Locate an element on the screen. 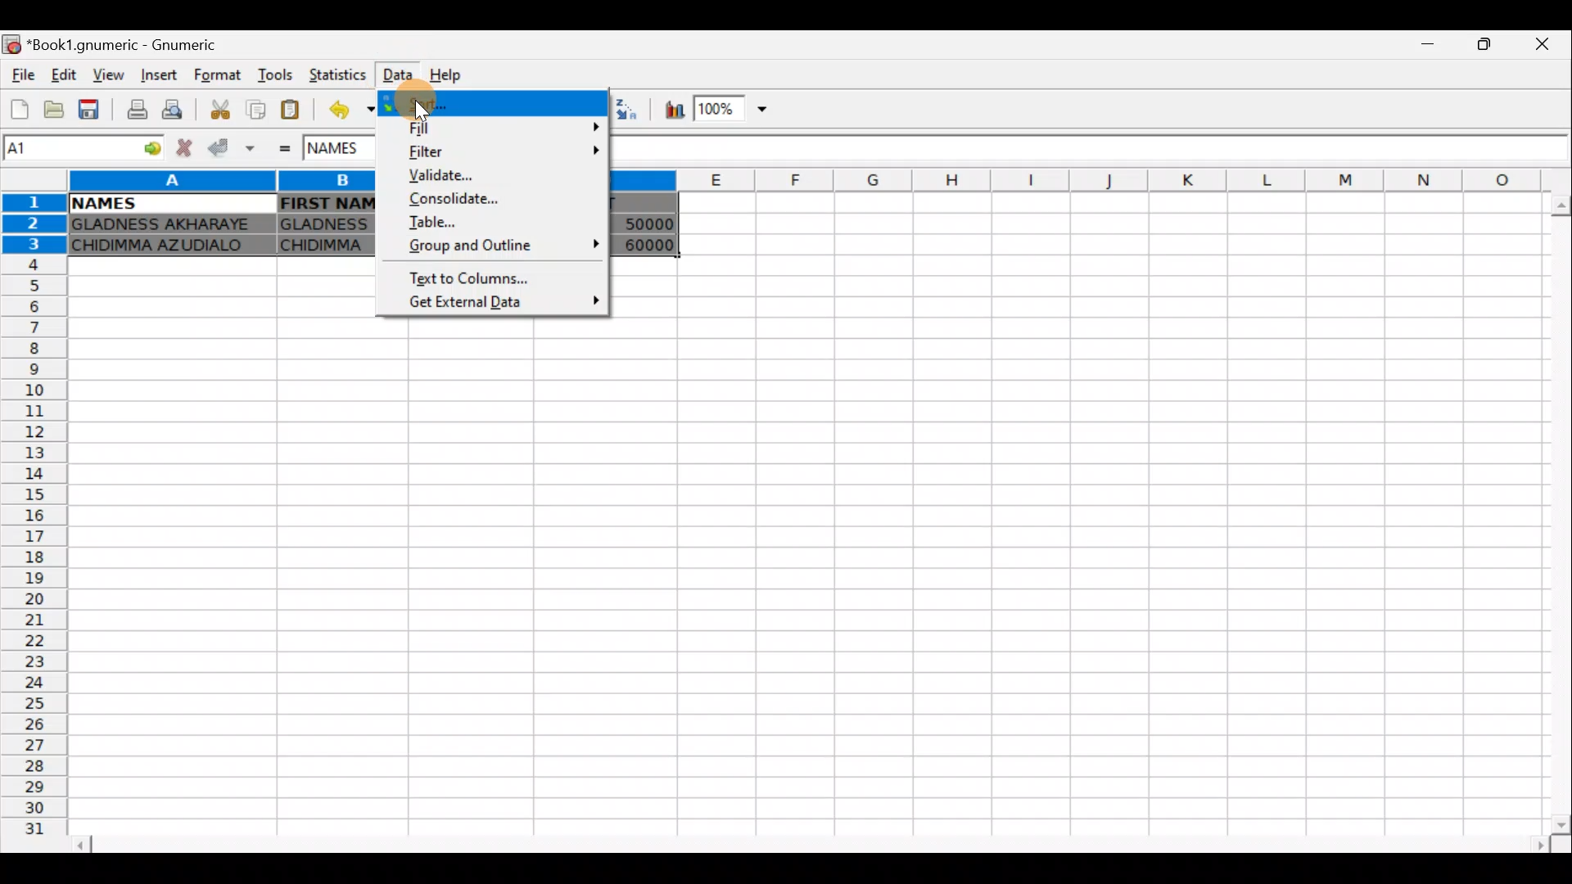 This screenshot has height=884, width=1572. NAMES is located at coordinates (102, 204).